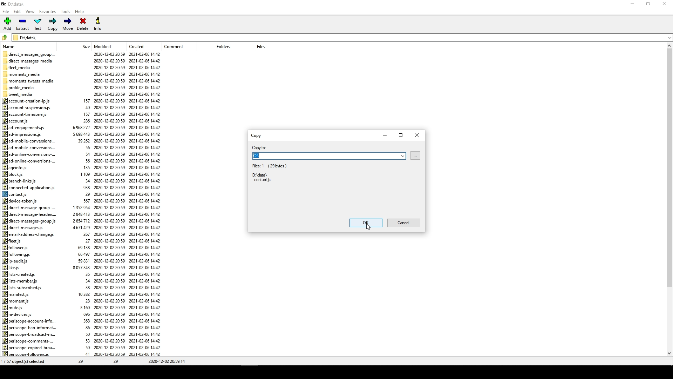 The height and width of the screenshot is (379, 673). Describe the element at coordinates (31, 147) in the screenshot. I see `ad-mobile-conversions` at that location.